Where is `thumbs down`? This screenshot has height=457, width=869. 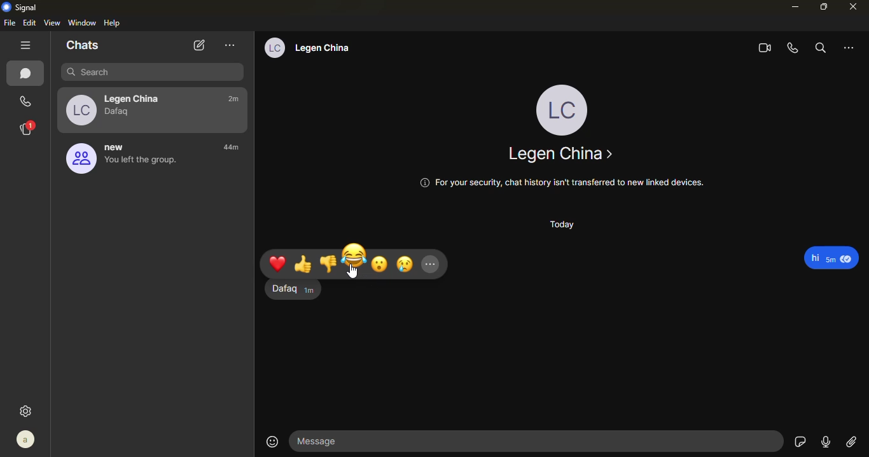
thumbs down is located at coordinates (328, 263).